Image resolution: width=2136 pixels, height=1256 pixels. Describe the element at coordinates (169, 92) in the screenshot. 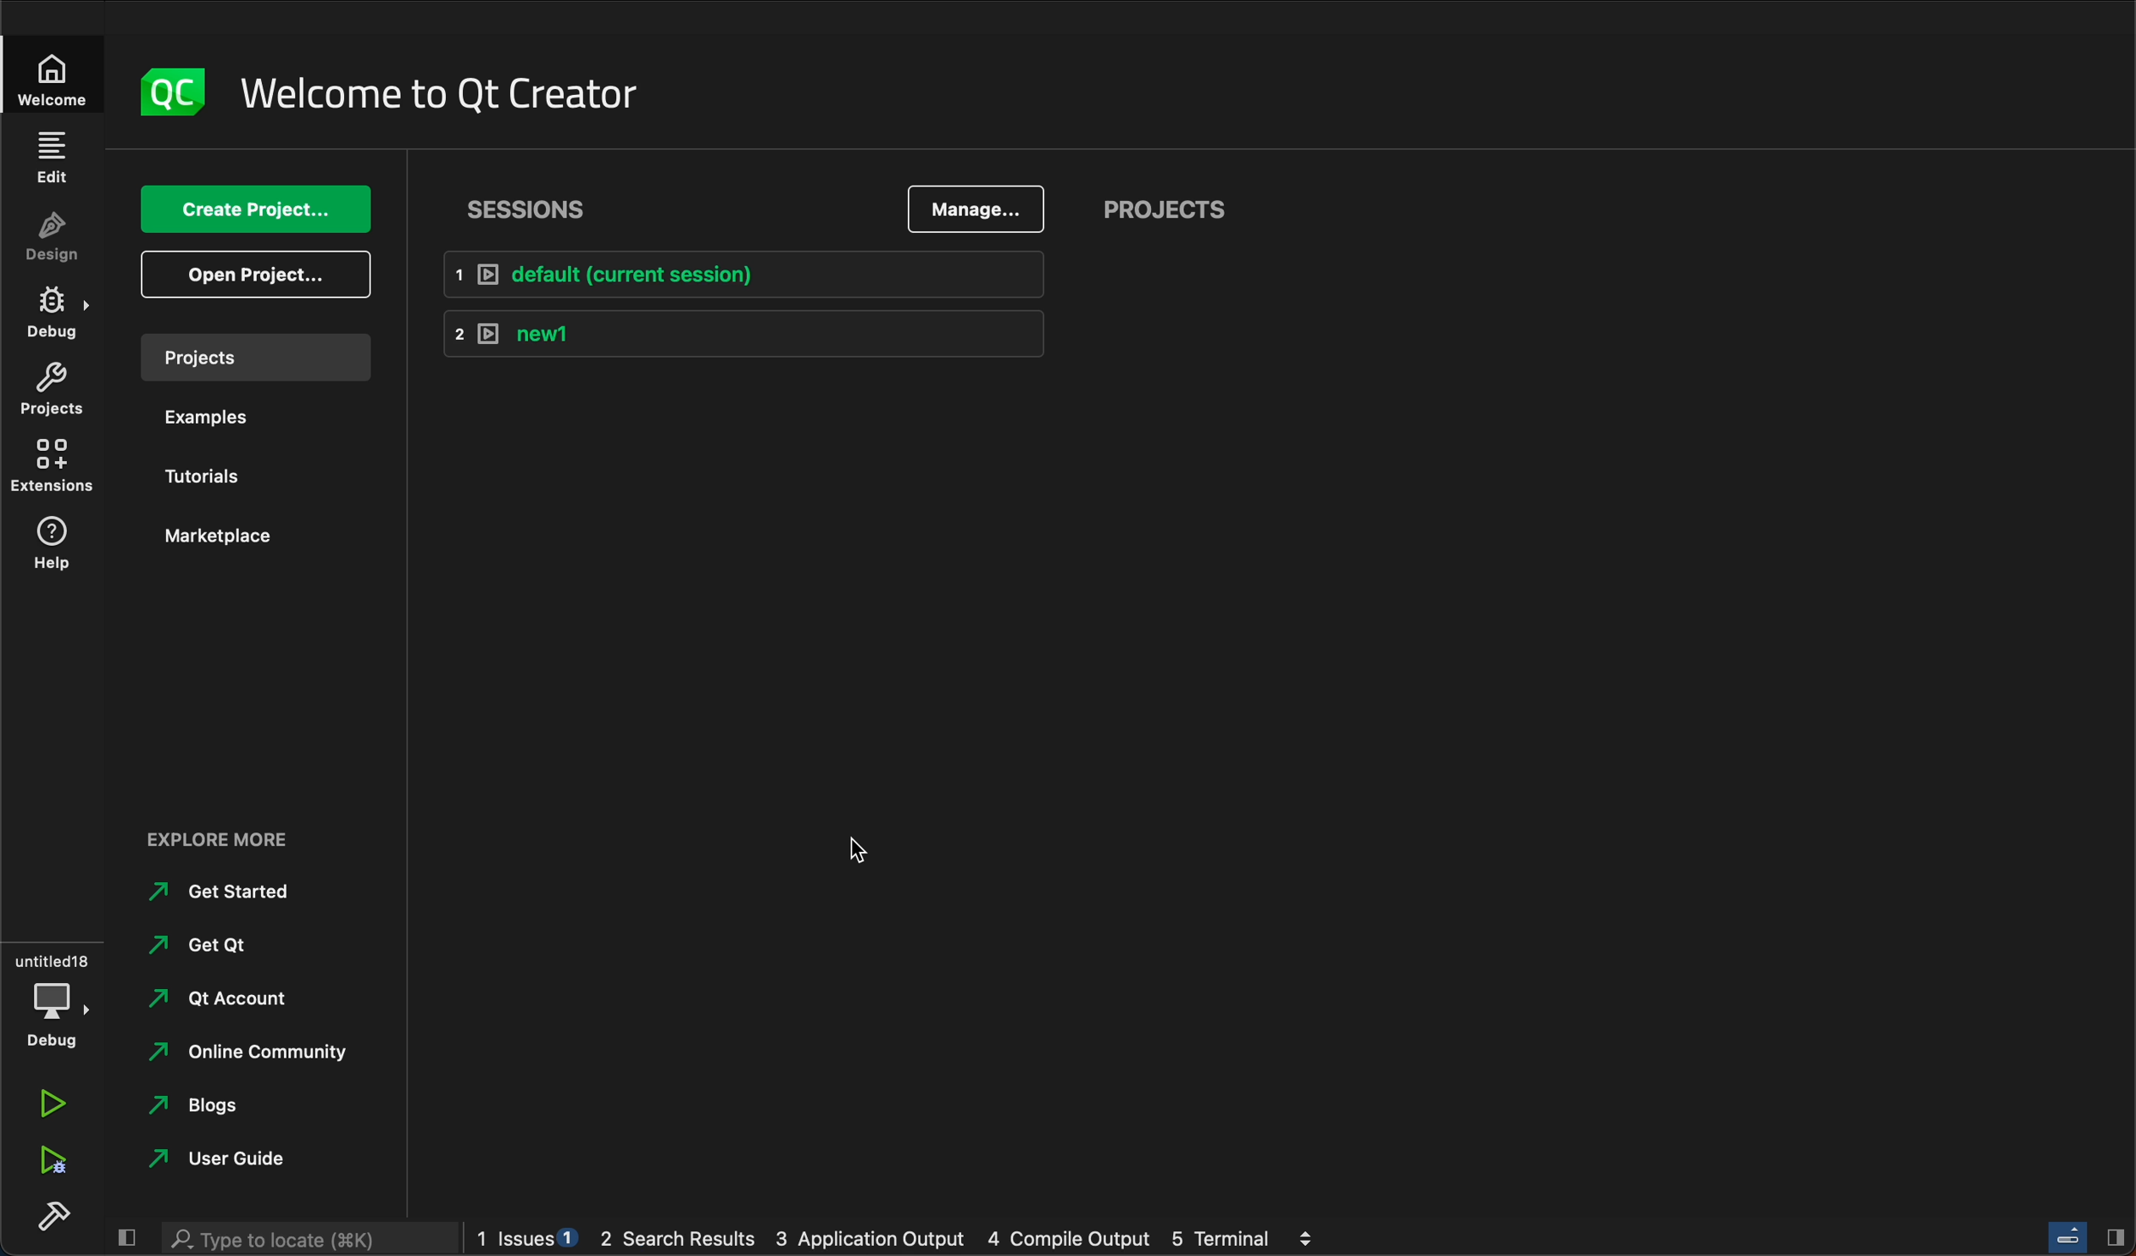

I see `logo` at that location.